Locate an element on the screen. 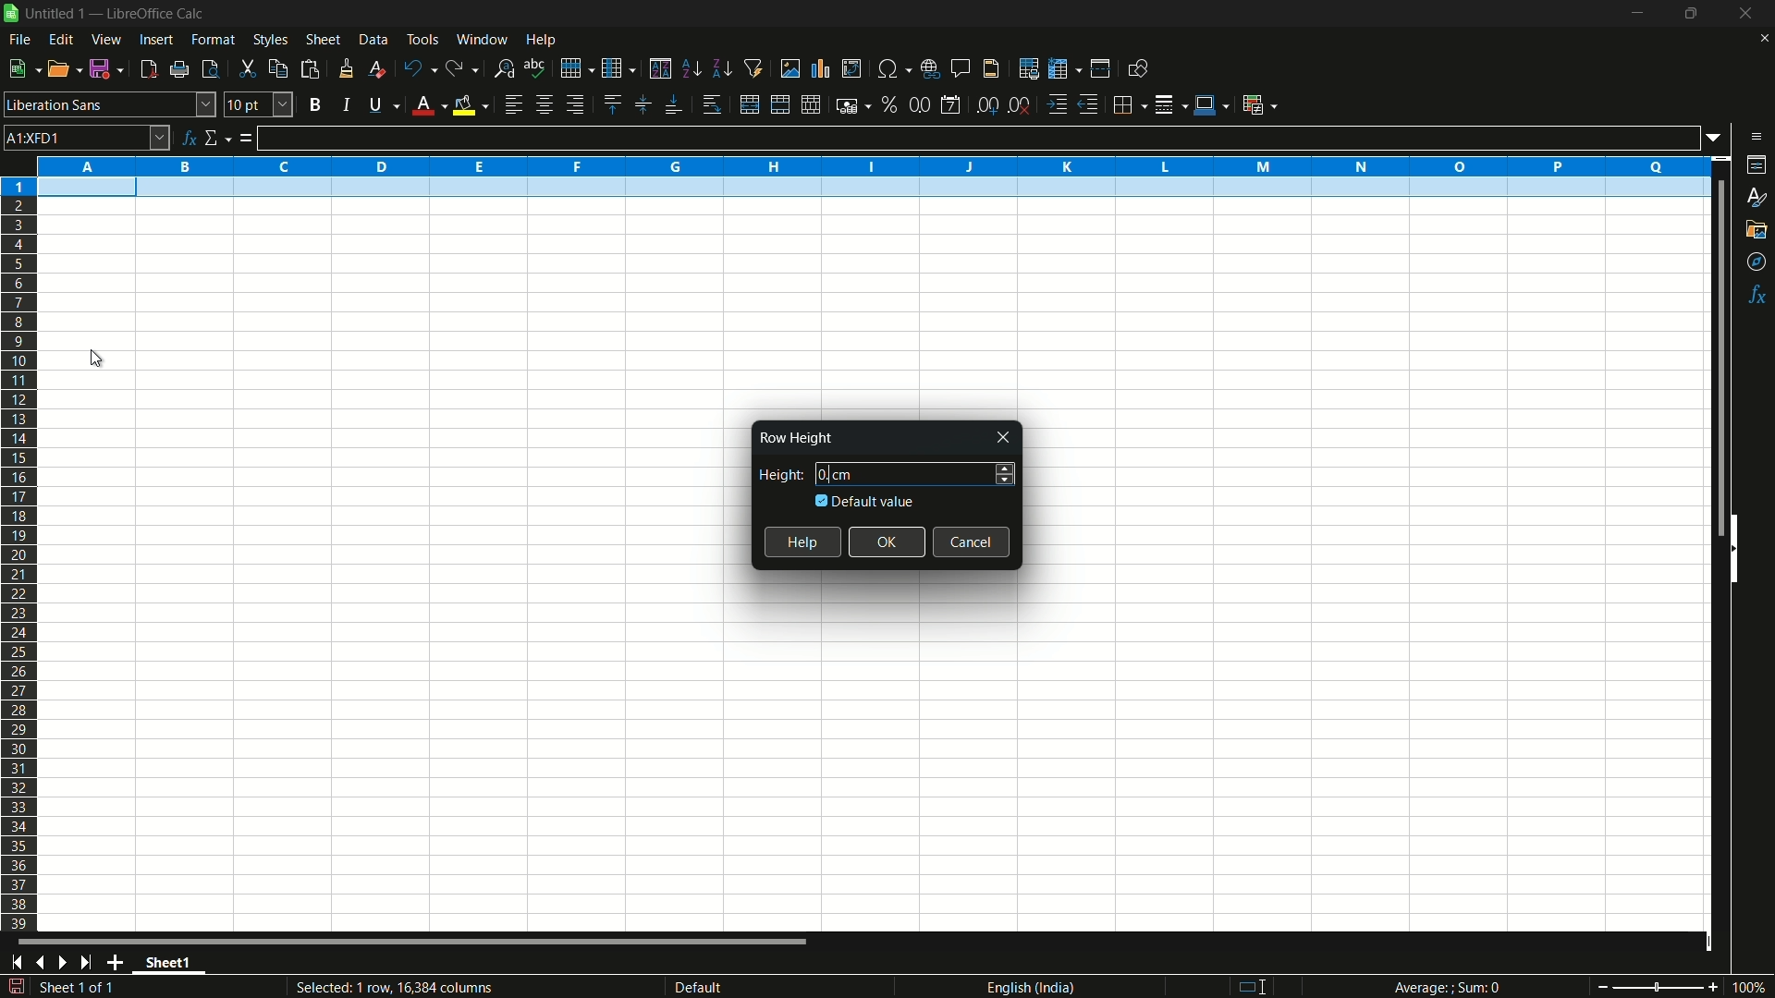  align left is located at coordinates (512, 105).